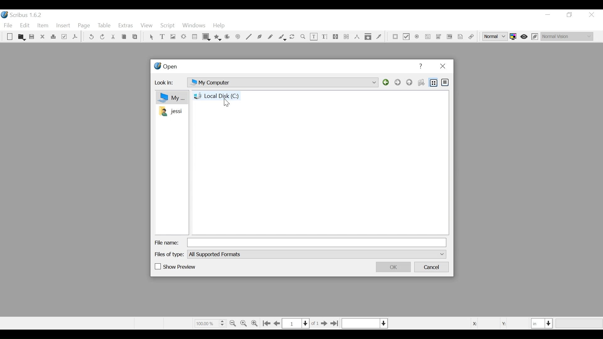 The image size is (603, 339). Describe the element at coordinates (227, 103) in the screenshot. I see `Cursor` at that location.